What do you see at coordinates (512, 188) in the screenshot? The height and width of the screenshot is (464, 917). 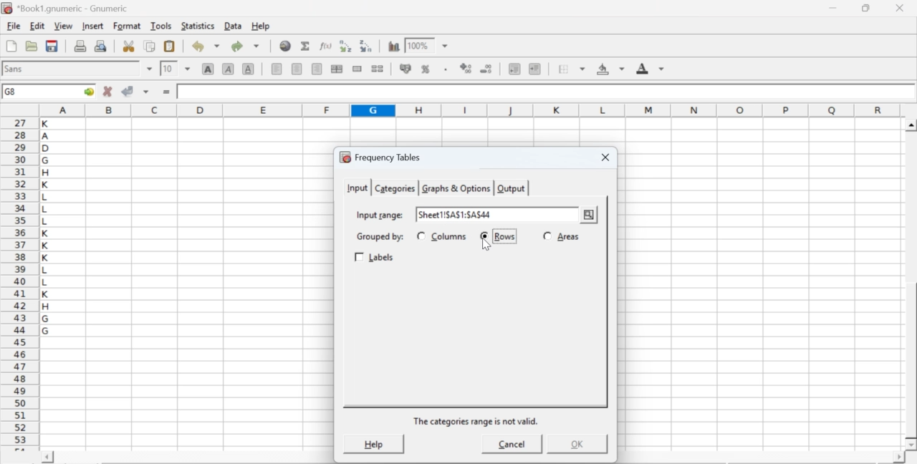 I see `output` at bounding box center [512, 188].